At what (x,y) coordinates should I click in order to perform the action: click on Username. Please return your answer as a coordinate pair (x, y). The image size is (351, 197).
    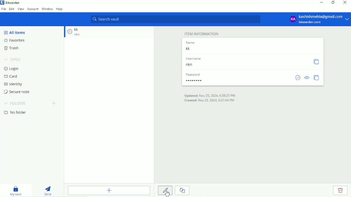
    Looking at the image, I should click on (194, 65).